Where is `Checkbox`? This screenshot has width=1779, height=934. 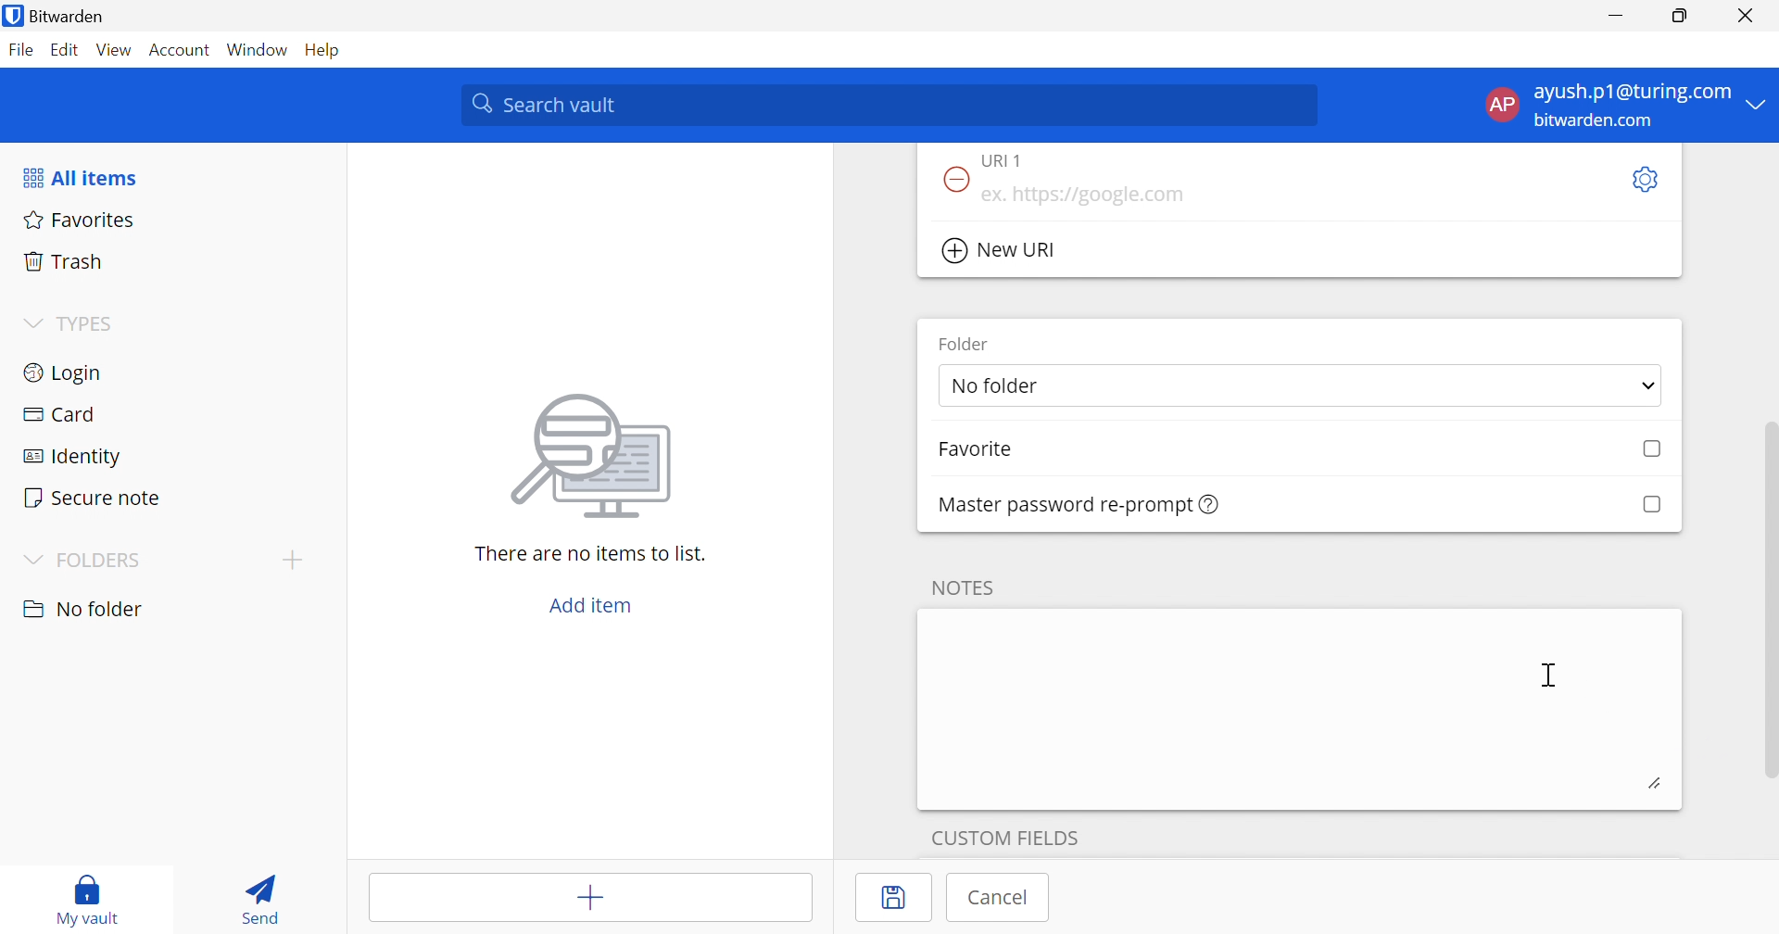
Checkbox is located at coordinates (1653, 449).